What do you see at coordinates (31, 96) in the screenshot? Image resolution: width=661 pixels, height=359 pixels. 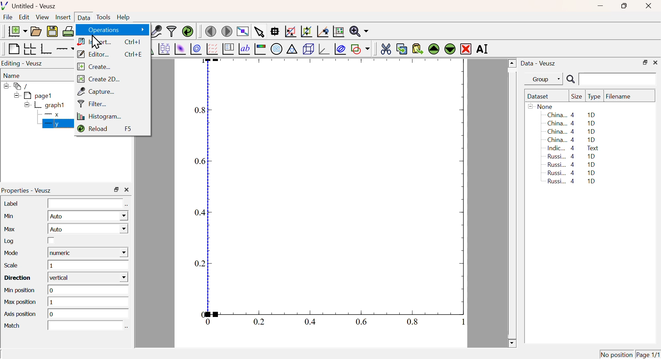 I see `pagel` at bounding box center [31, 96].